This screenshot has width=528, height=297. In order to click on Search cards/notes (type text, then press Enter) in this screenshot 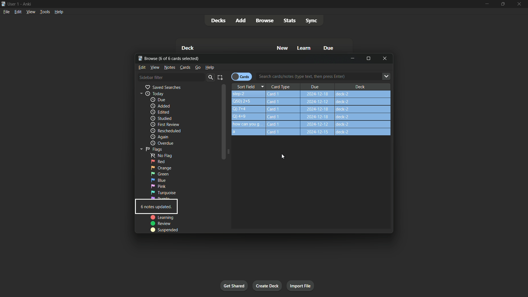, I will do `click(326, 77)`.